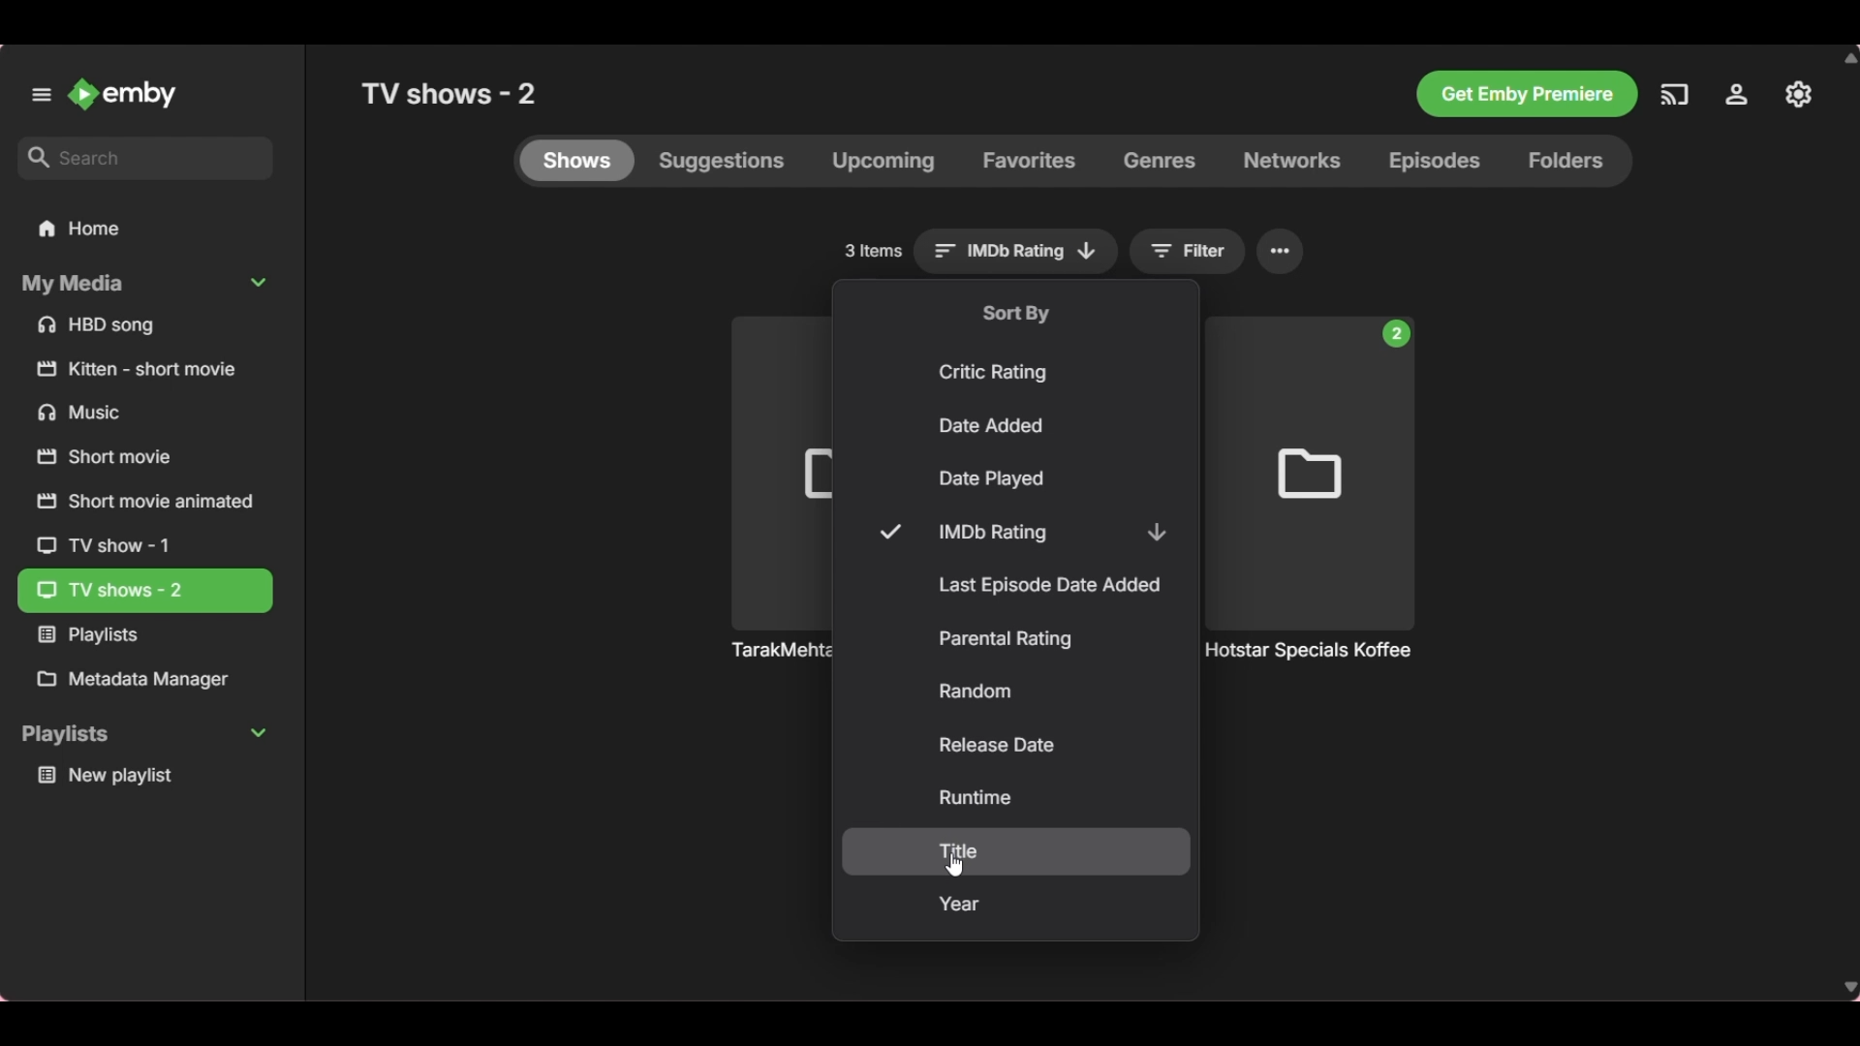 This screenshot has width=1860, height=1046. What do you see at coordinates (42, 95) in the screenshot?
I see `Unpin left panel` at bounding box center [42, 95].